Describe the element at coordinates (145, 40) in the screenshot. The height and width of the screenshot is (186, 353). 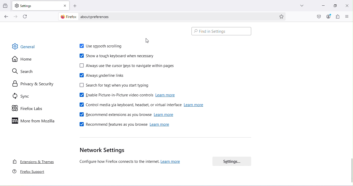
I see `Cursor` at that location.